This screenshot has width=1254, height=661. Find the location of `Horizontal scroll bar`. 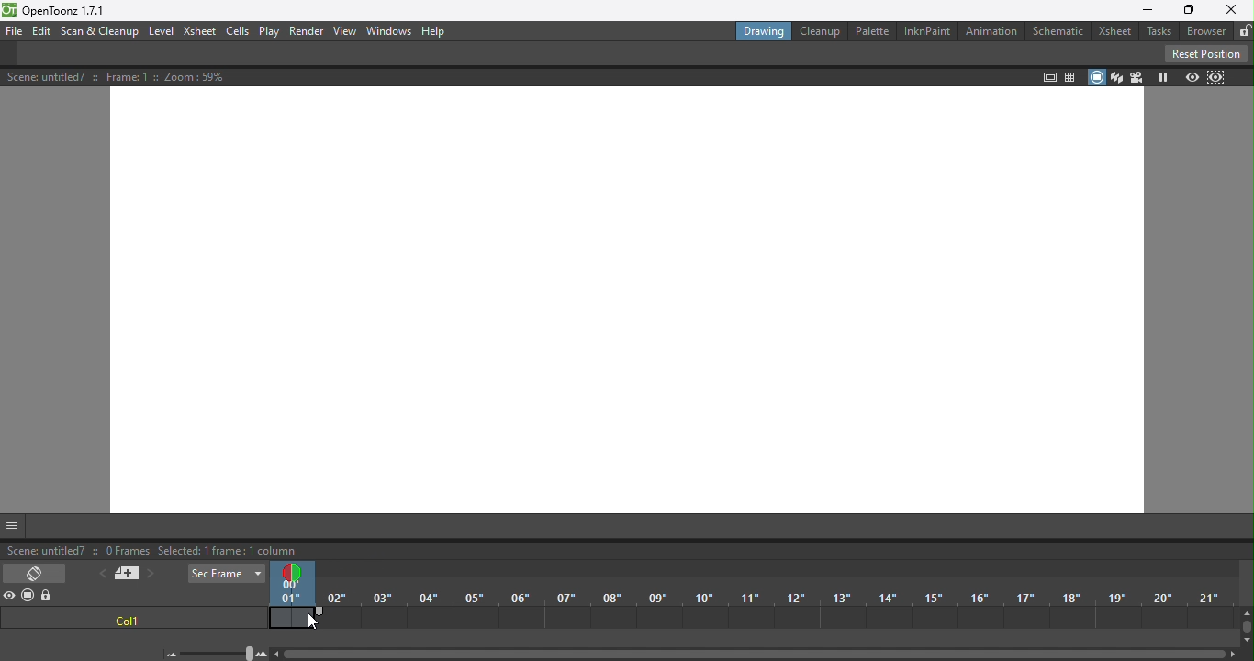

Horizontal scroll bar is located at coordinates (759, 653).